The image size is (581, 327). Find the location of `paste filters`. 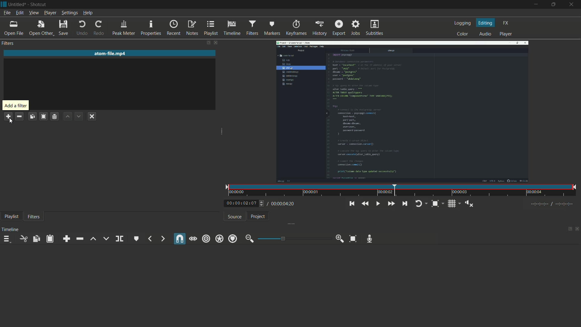

paste filters is located at coordinates (51, 239).